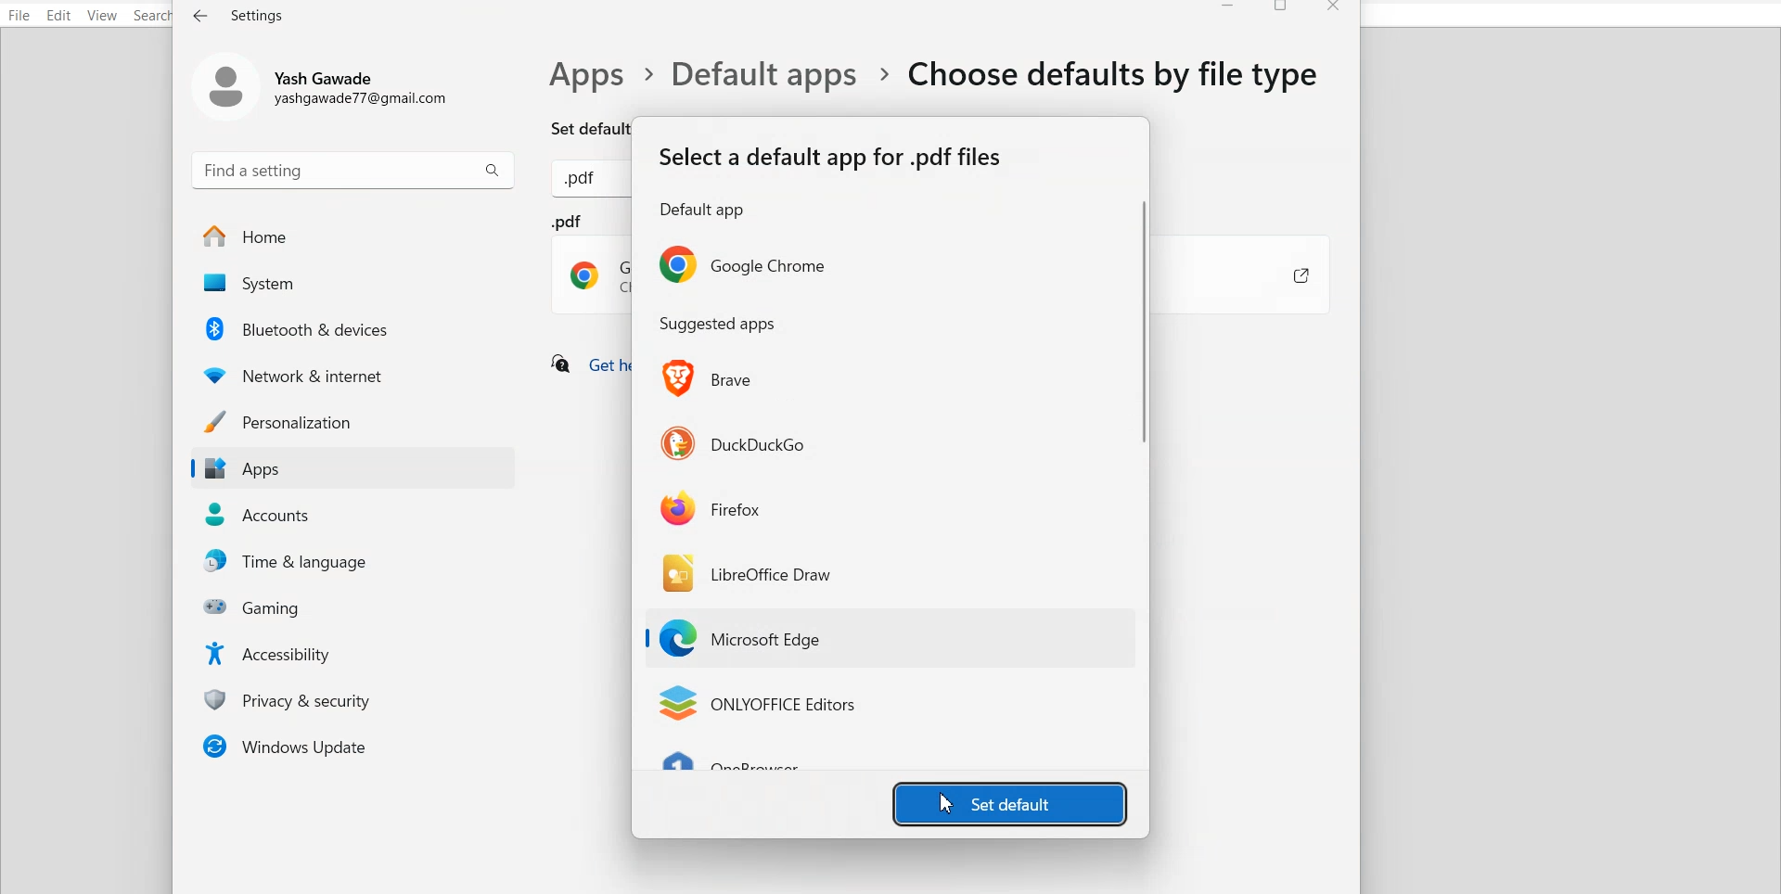 The height and width of the screenshot is (894, 1781). Describe the element at coordinates (355, 328) in the screenshot. I see `Bluetooth & Devices` at that location.